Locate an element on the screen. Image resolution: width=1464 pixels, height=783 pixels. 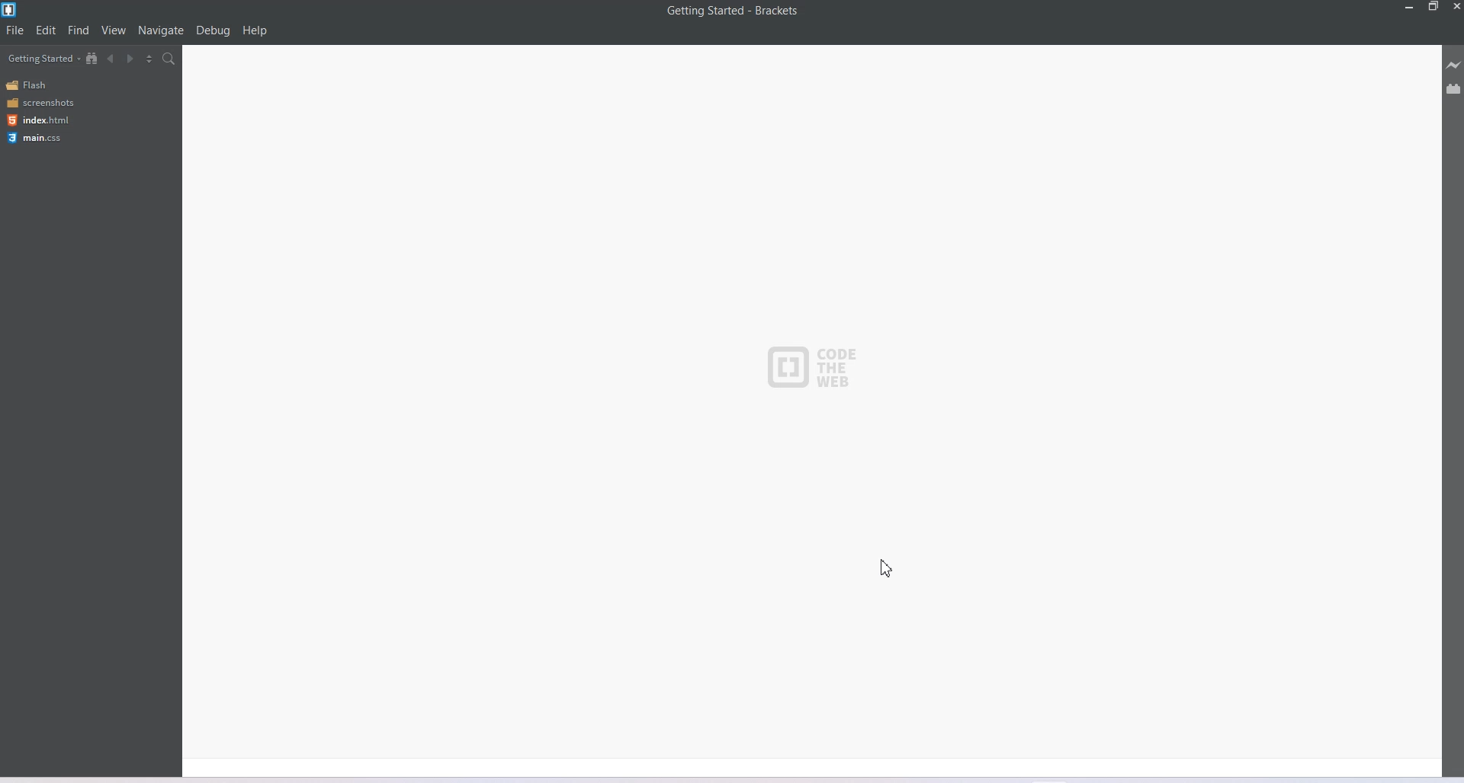
Find is located at coordinates (79, 29).